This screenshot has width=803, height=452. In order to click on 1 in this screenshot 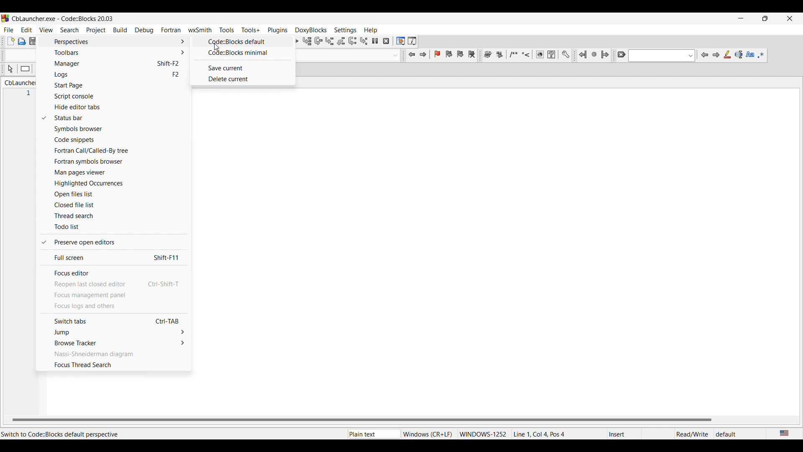, I will do `click(33, 95)`.